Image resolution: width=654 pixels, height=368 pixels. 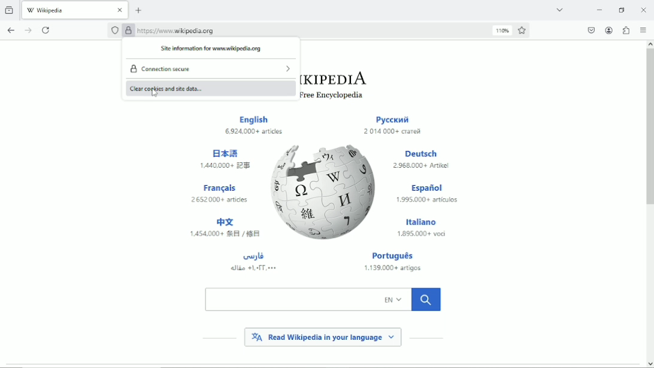 I want to click on Connection secure, so click(x=211, y=68).